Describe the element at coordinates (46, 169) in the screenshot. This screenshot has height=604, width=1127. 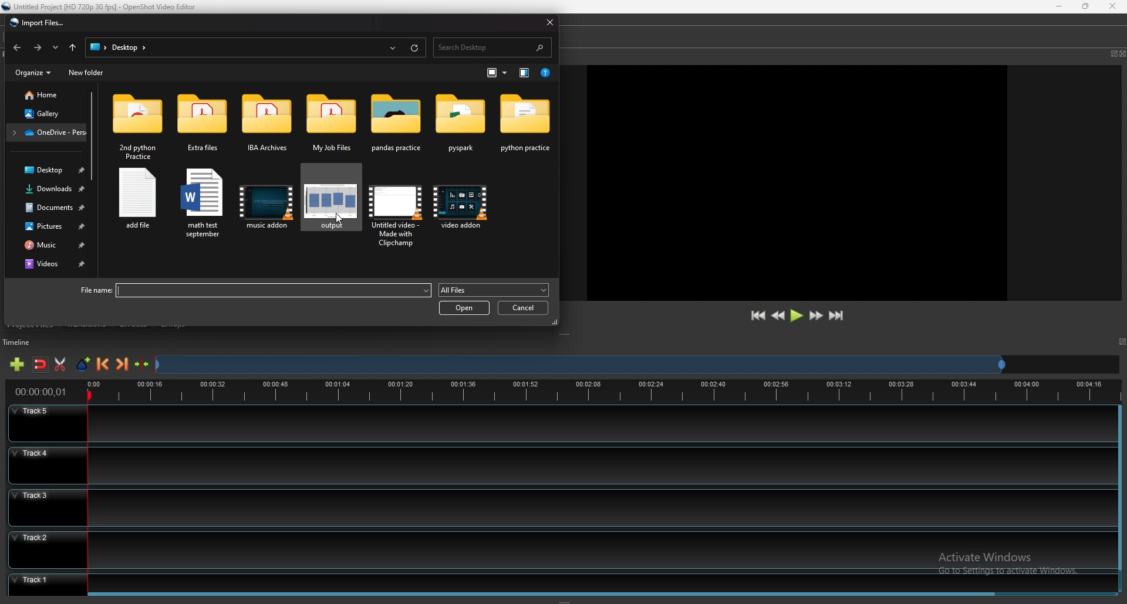
I see `desktop` at that location.